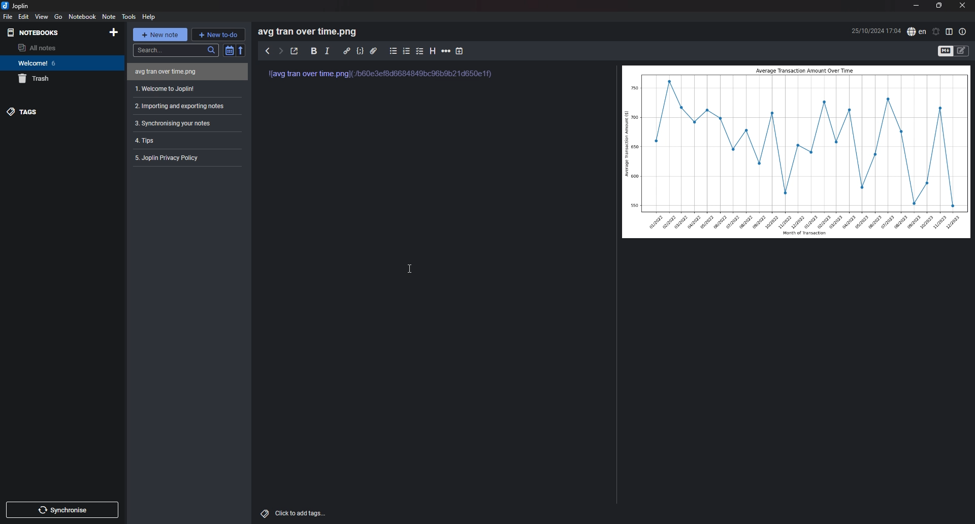  I want to click on forward, so click(281, 51).